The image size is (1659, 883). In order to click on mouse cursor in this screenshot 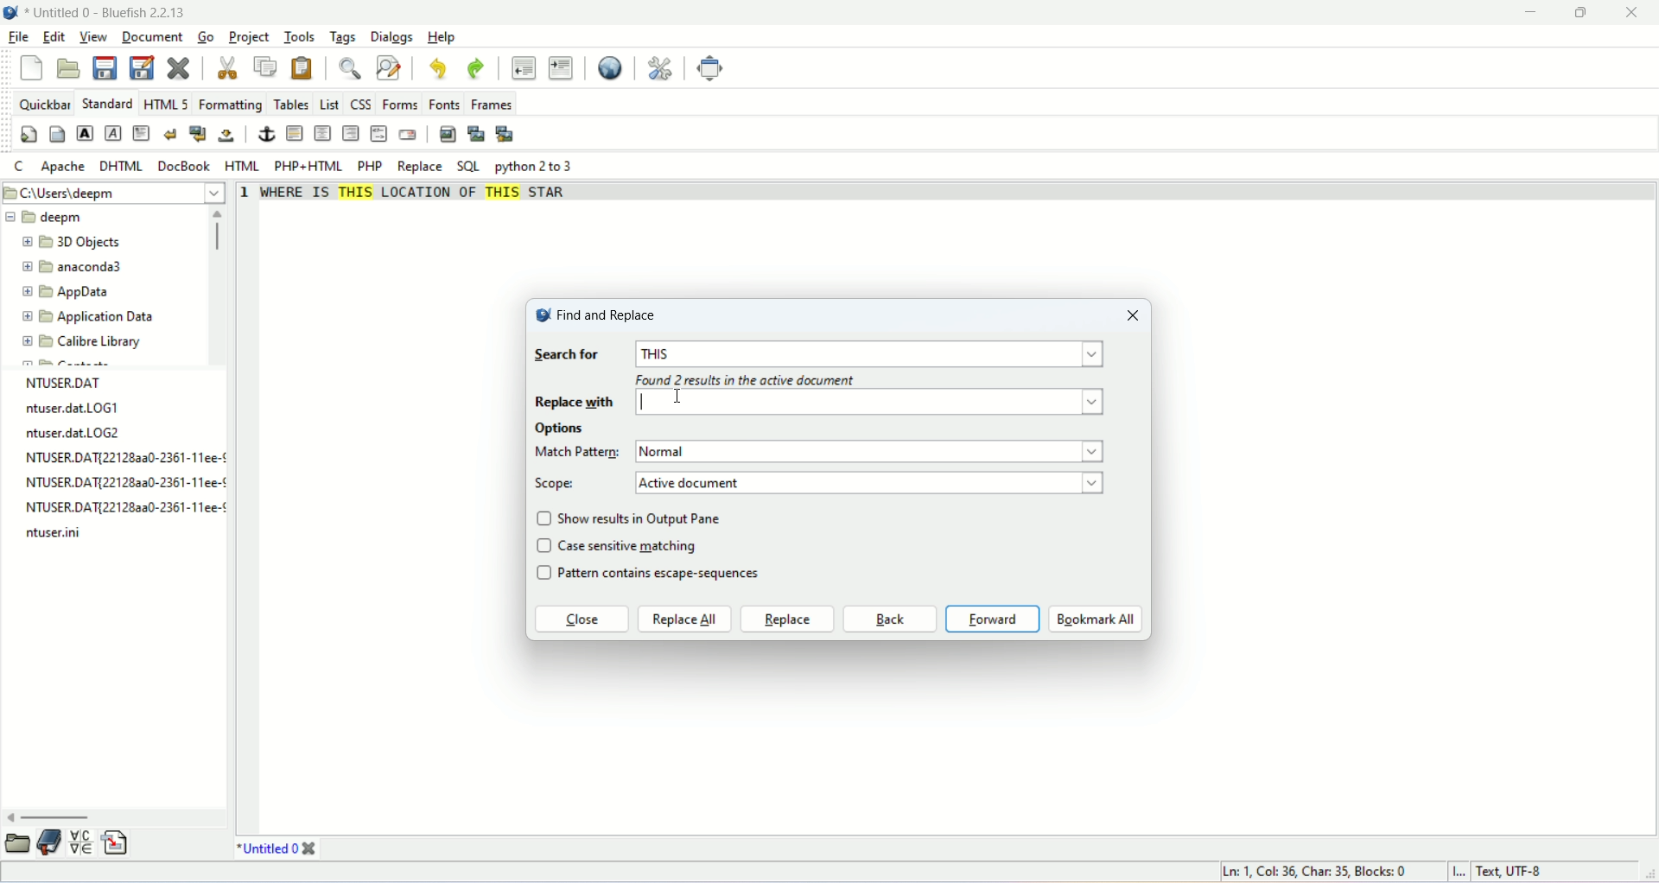, I will do `click(652, 400)`.